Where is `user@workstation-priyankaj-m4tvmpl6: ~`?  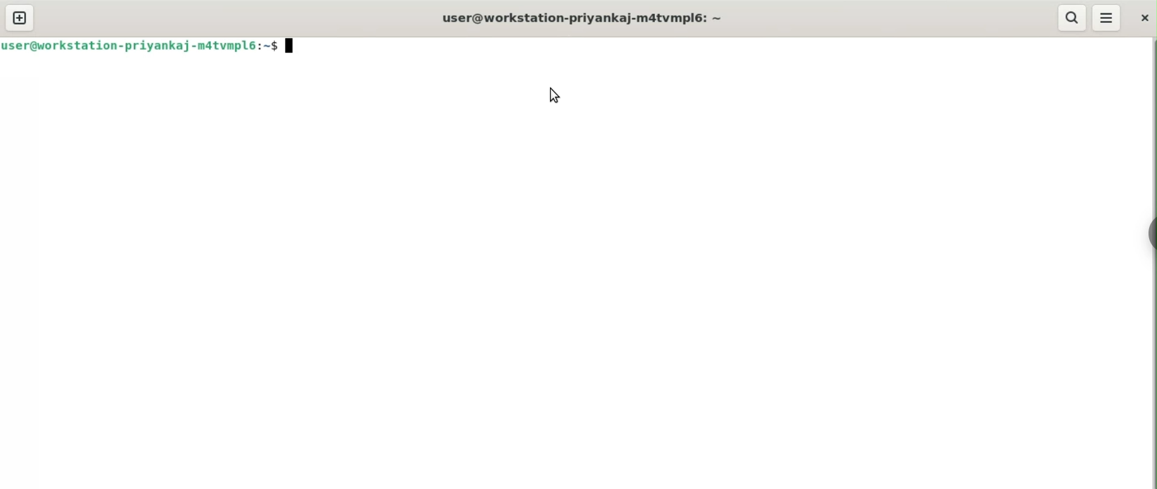 user@workstation-priyankaj-m4tvmpl6: ~ is located at coordinates (585, 17).